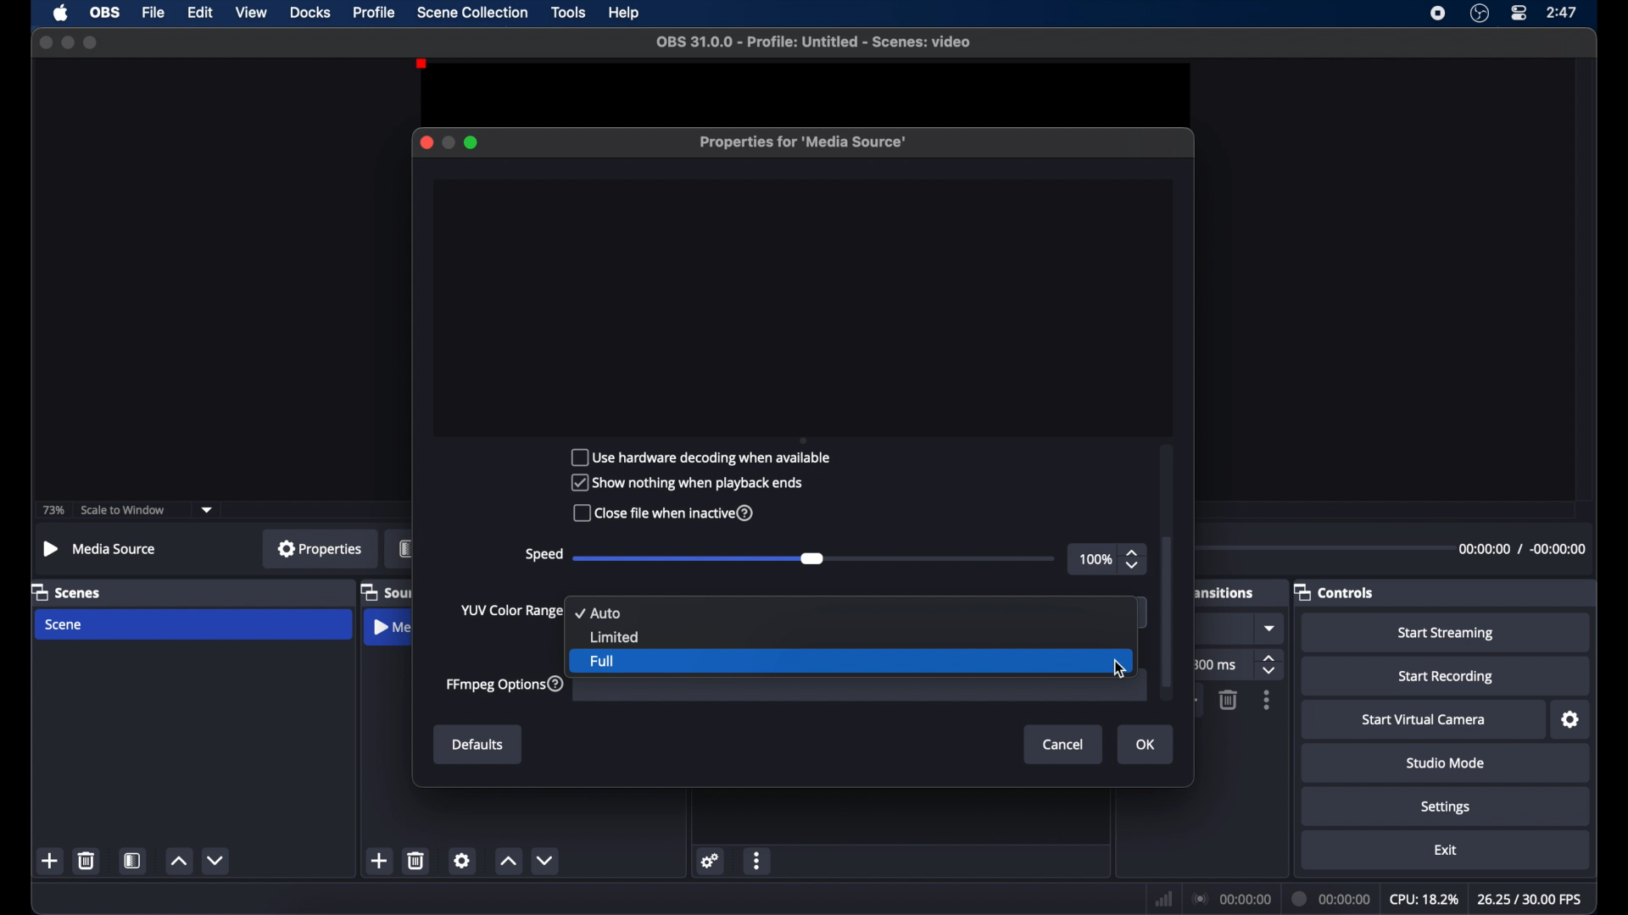 The height and width of the screenshot is (915, 1628). What do you see at coordinates (809, 558) in the screenshot?
I see `slider` at bounding box center [809, 558].